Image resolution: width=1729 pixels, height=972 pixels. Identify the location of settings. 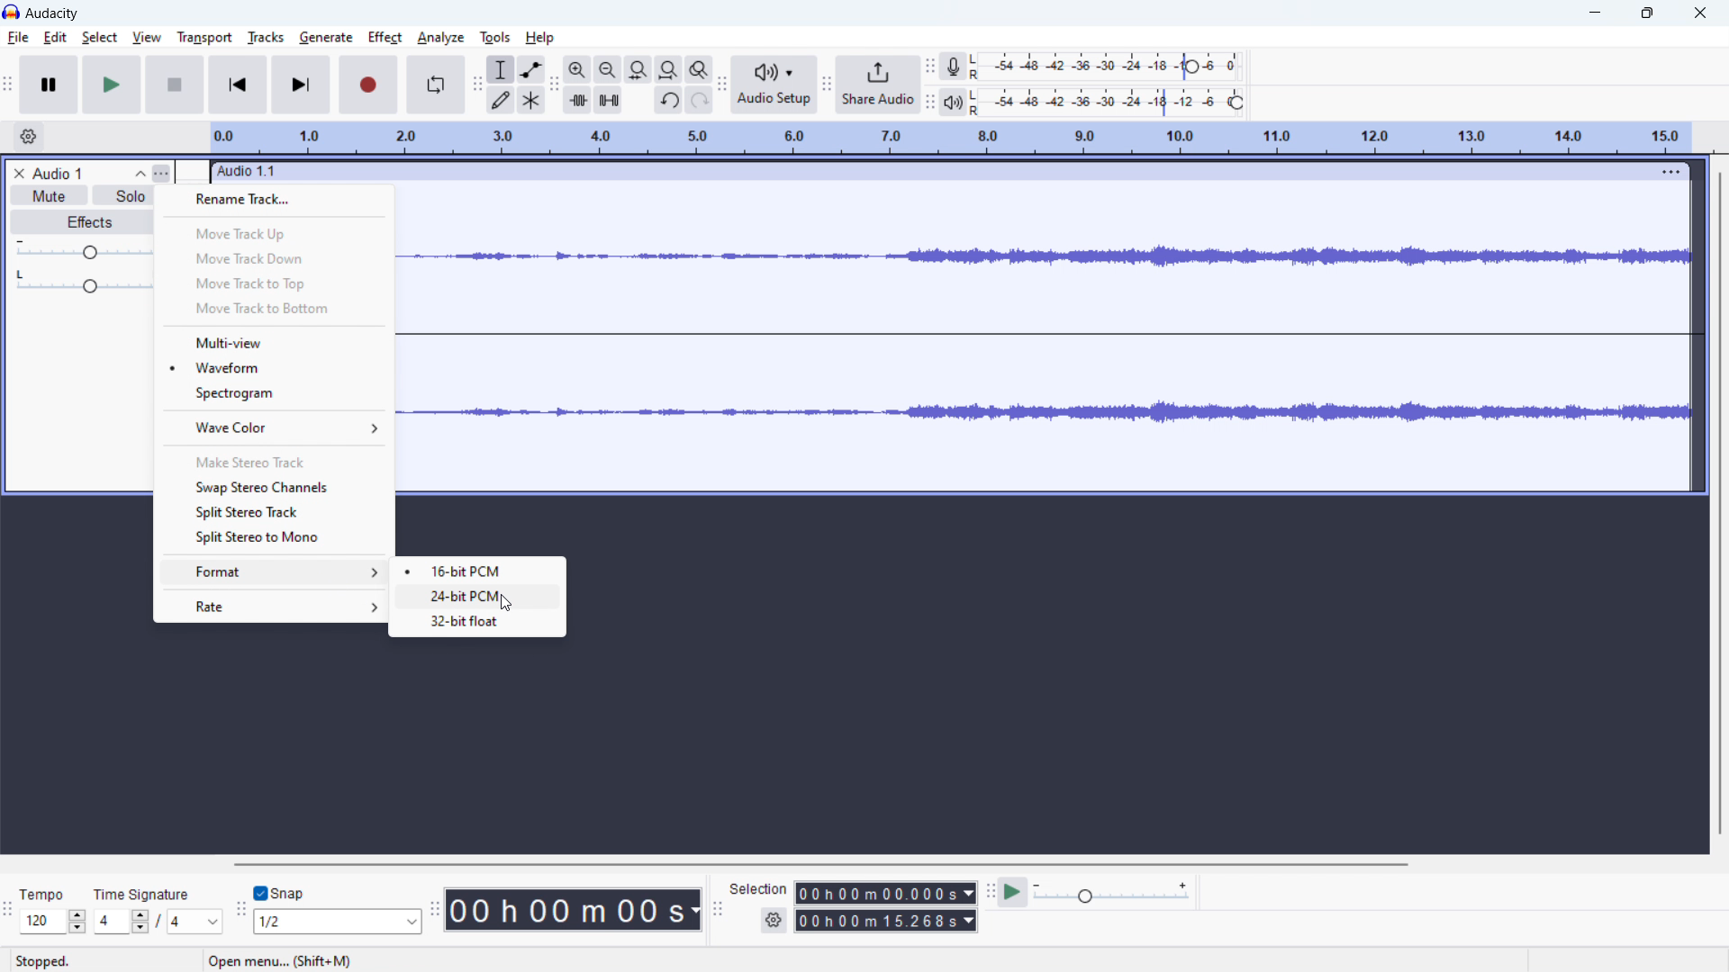
(774, 920).